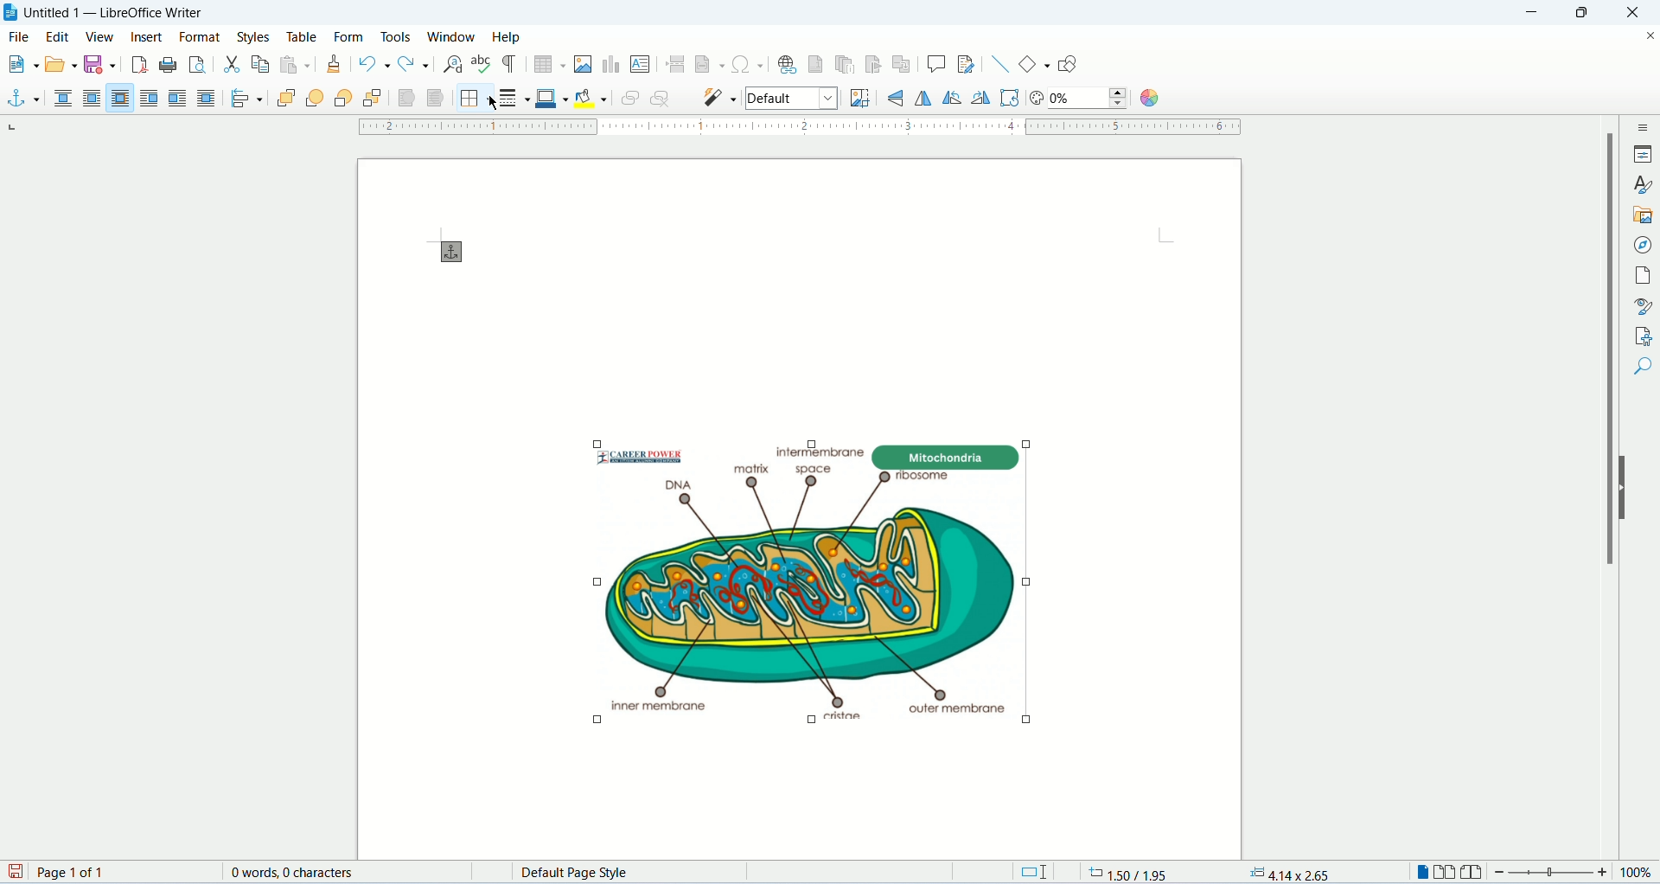  Describe the element at coordinates (936, 64) in the screenshot. I see `insert comment` at that location.